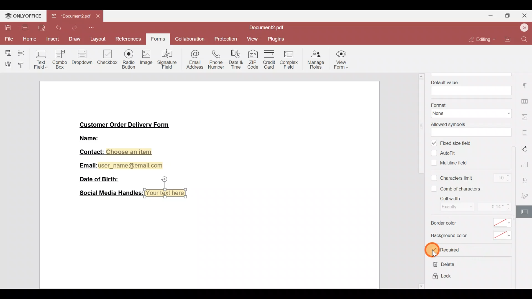 This screenshot has width=532, height=299. I want to click on Font settings, so click(527, 180).